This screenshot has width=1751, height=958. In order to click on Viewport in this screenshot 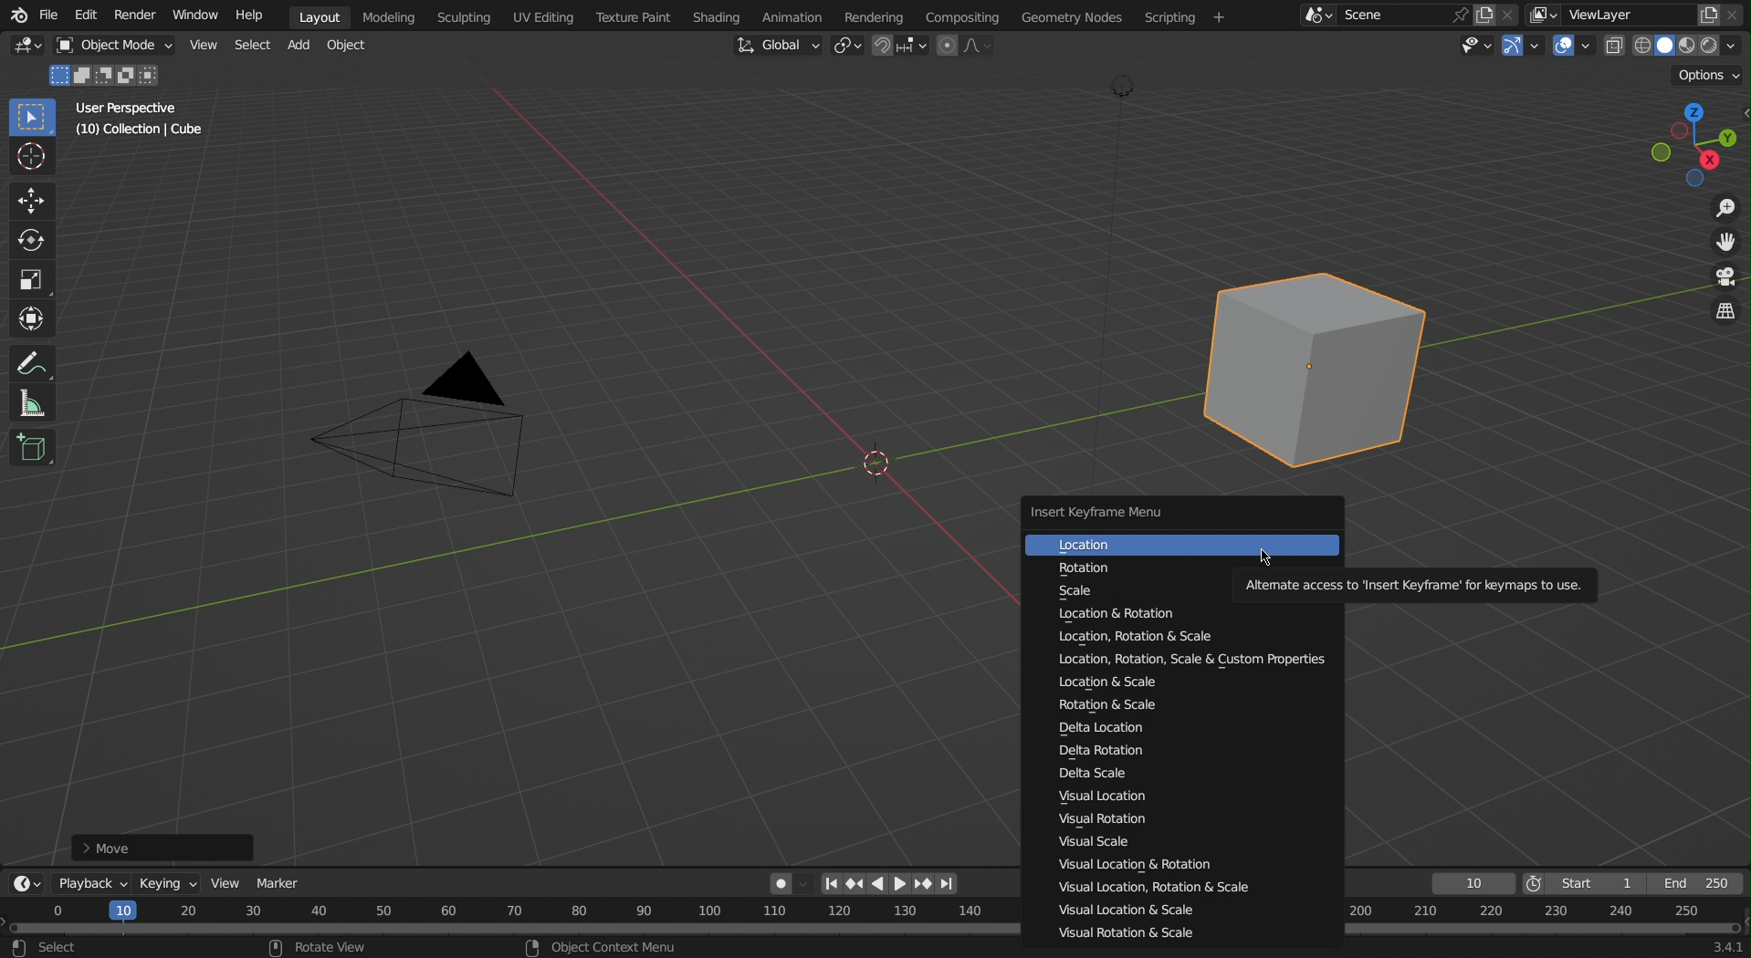, I will do `click(1689, 140)`.